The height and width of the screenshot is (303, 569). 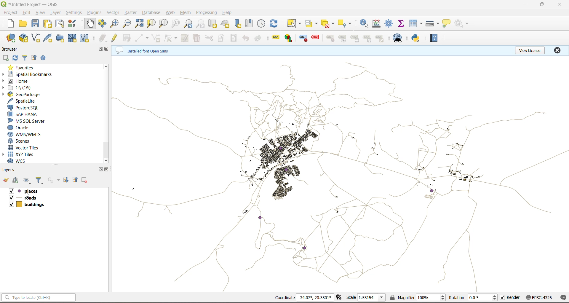 What do you see at coordinates (171, 13) in the screenshot?
I see `web` at bounding box center [171, 13].